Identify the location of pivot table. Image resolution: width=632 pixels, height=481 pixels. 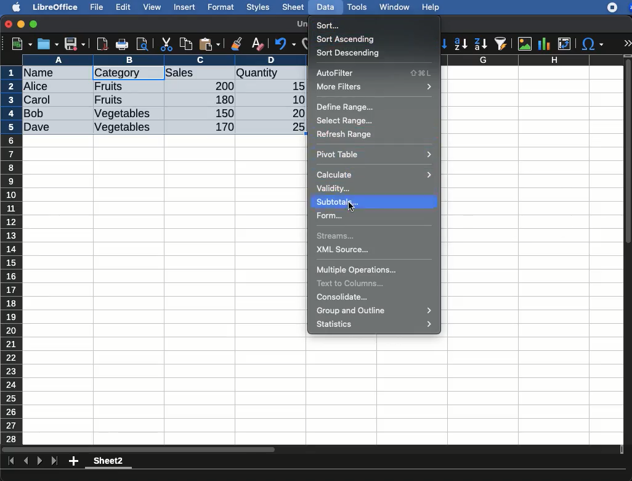
(375, 154).